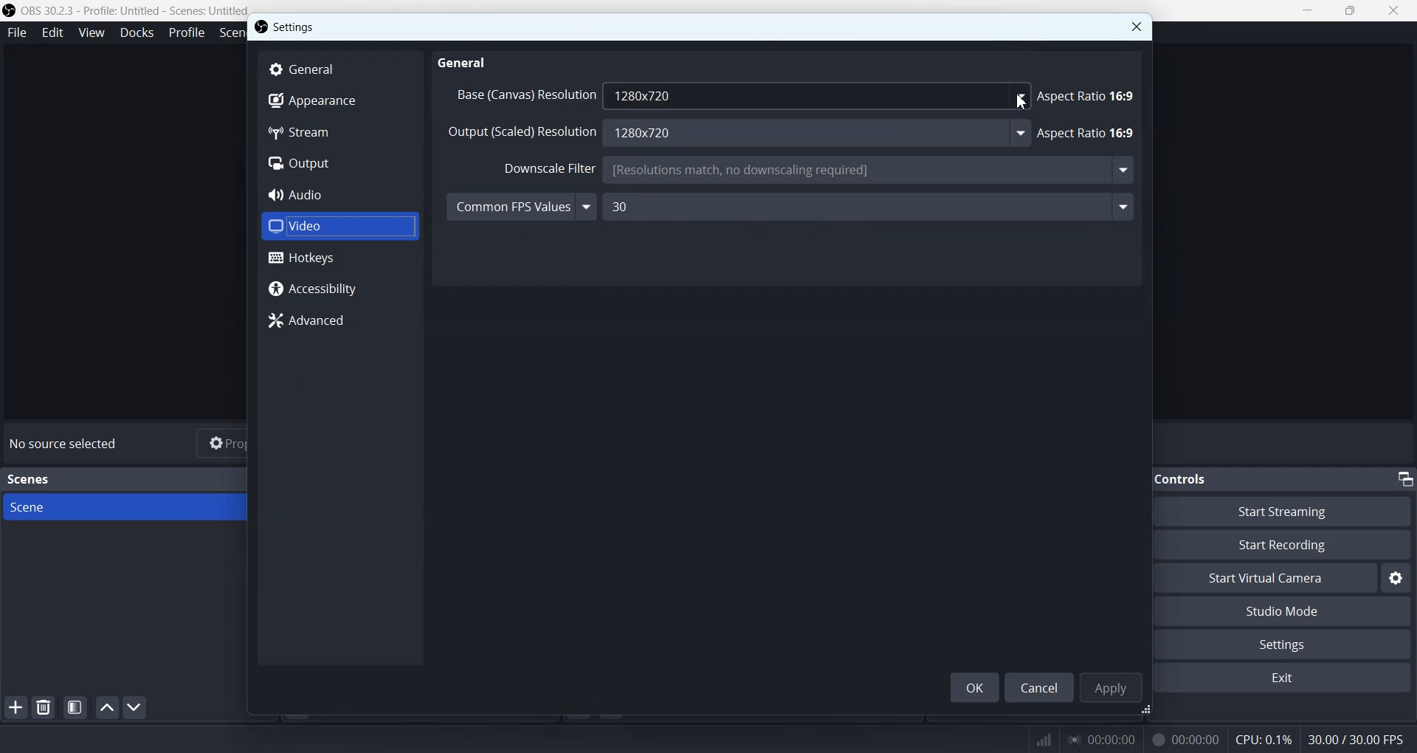  Describe the element at coordinates (134, 707) in the screenshot. I see `Move scene down` at that location.